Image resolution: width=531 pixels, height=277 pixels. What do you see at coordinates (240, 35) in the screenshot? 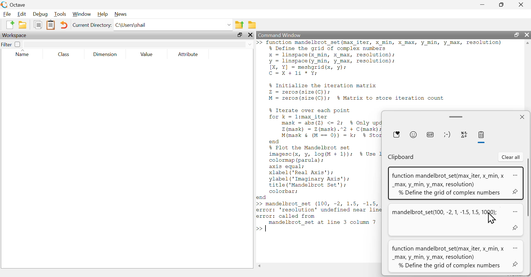
I see `maximize` at bounding box center [240, 35].